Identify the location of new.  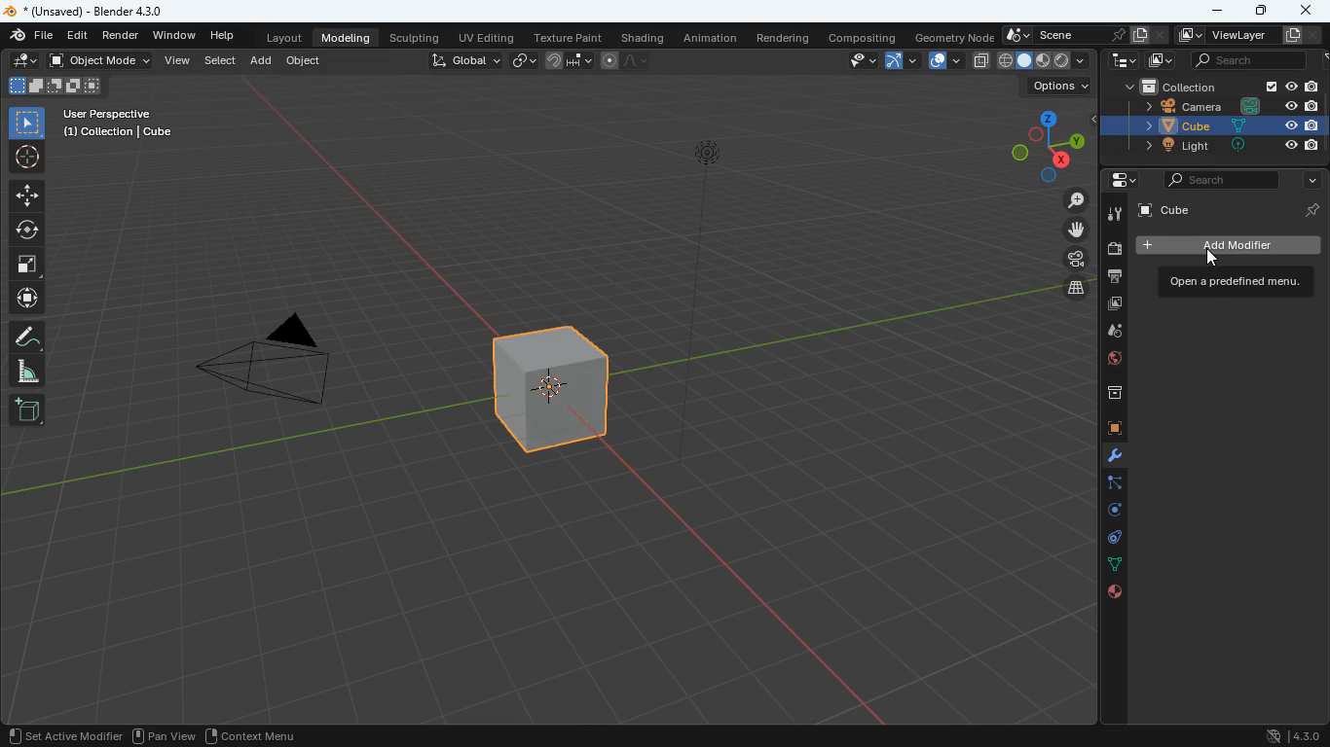
(29, 411).